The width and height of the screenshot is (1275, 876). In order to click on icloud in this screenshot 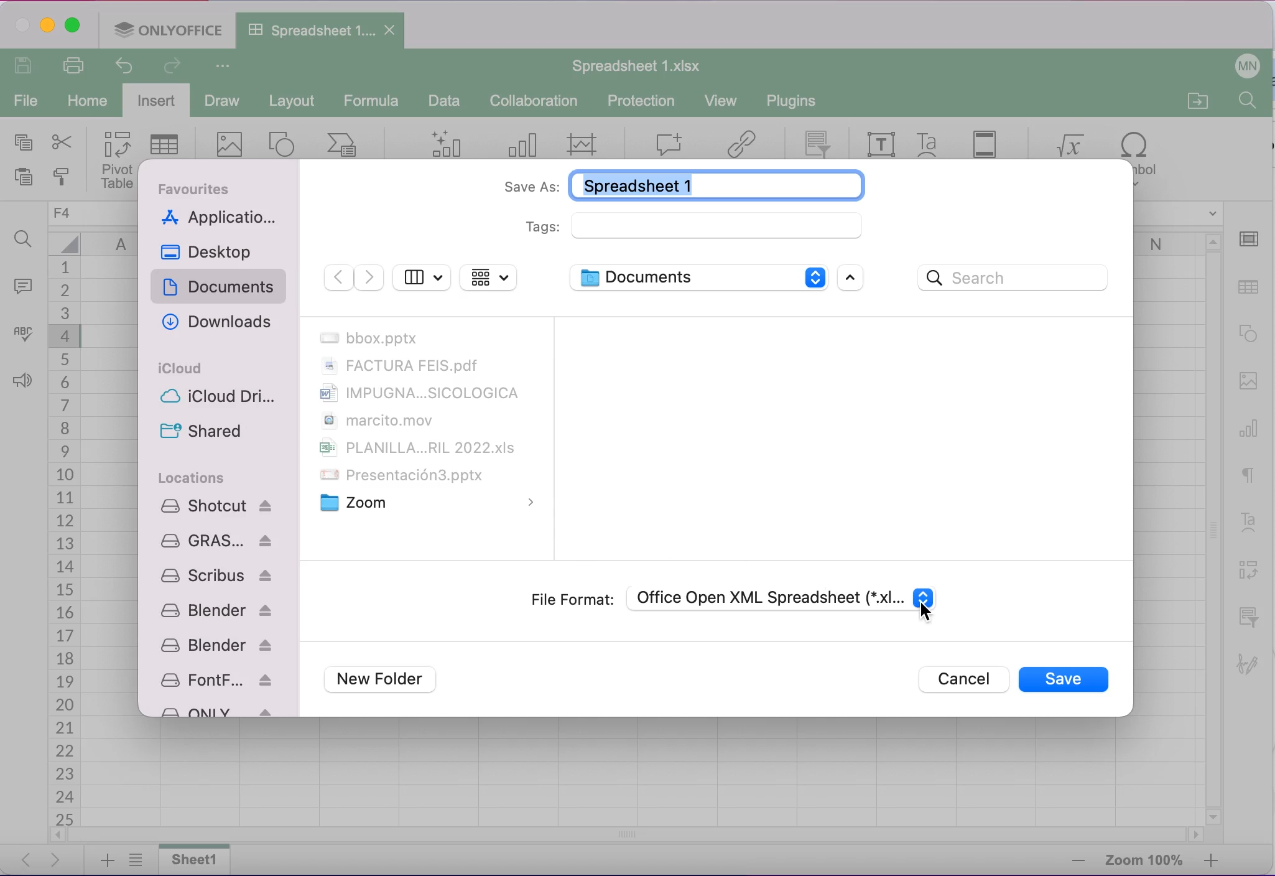, I will do `click(182, 368)`.